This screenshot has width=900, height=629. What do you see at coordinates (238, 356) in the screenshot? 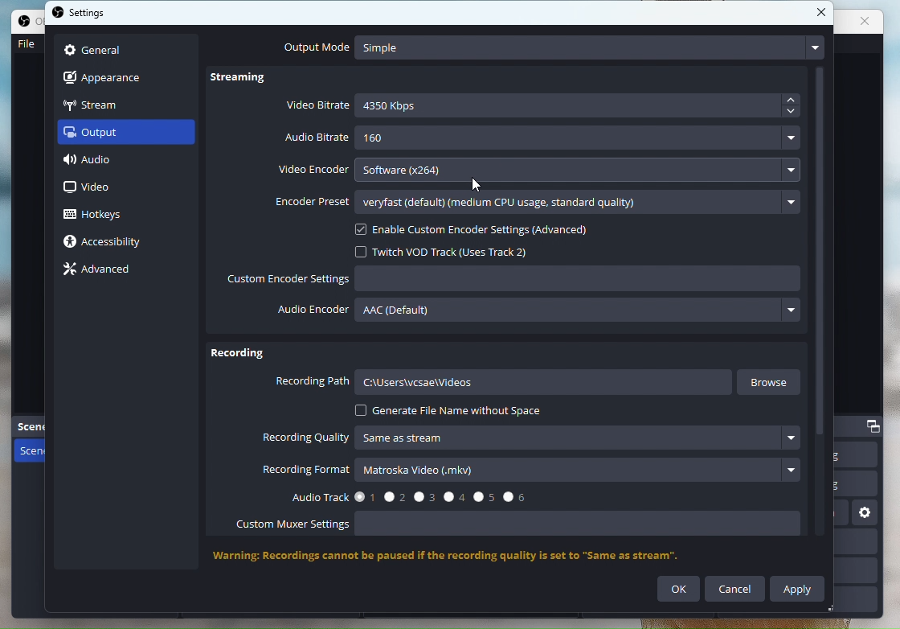
I see `Recording` at bounding box center [238, 356].